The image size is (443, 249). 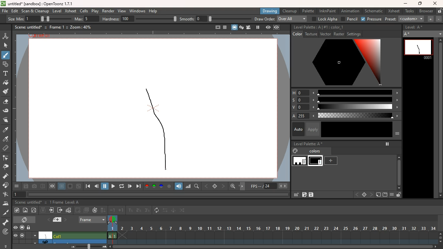 I want to click on erase, so click(x=6, y=103).